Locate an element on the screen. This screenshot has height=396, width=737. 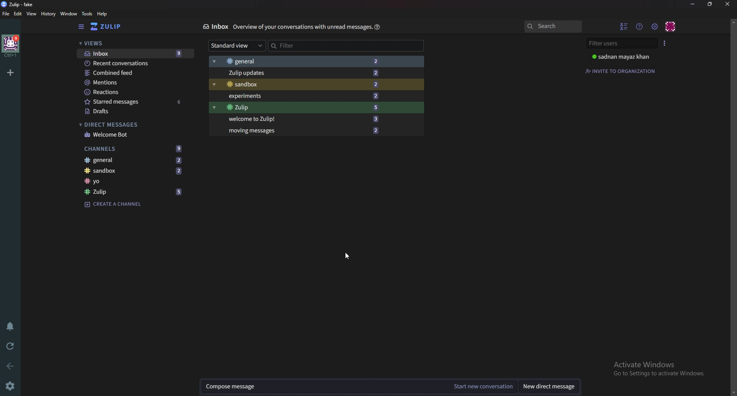
Welcome bot is located at coordinates (127, 135).